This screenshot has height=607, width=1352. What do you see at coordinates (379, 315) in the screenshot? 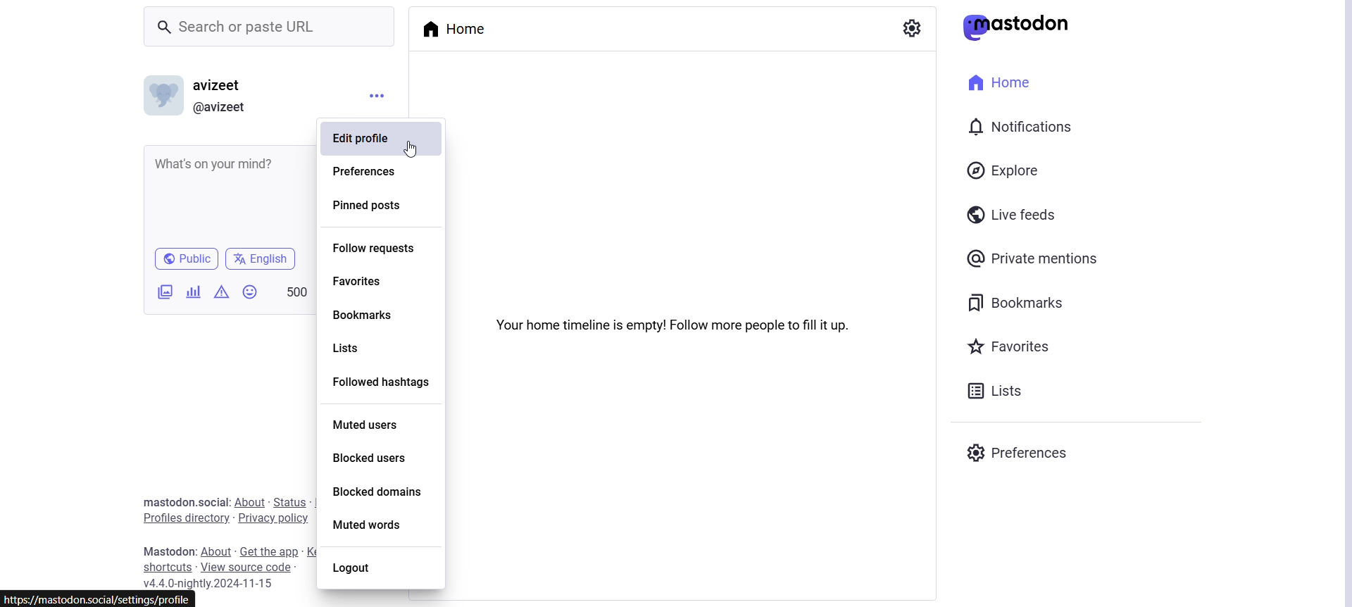
I see `Bookmarks` at bounding box center [379, 315].